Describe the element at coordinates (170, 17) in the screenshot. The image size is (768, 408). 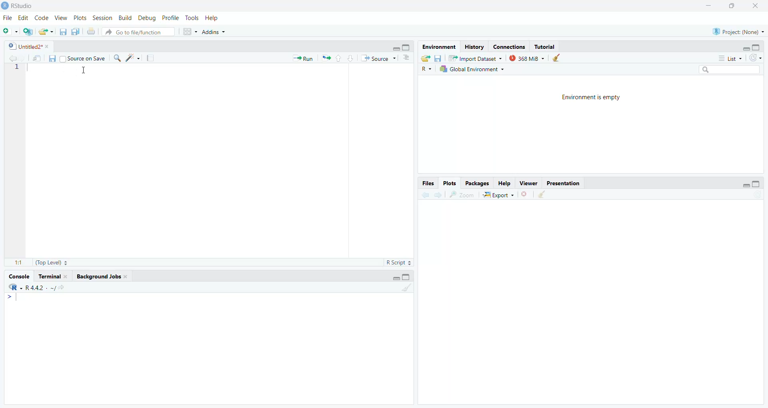
I see `Profile` at that location.